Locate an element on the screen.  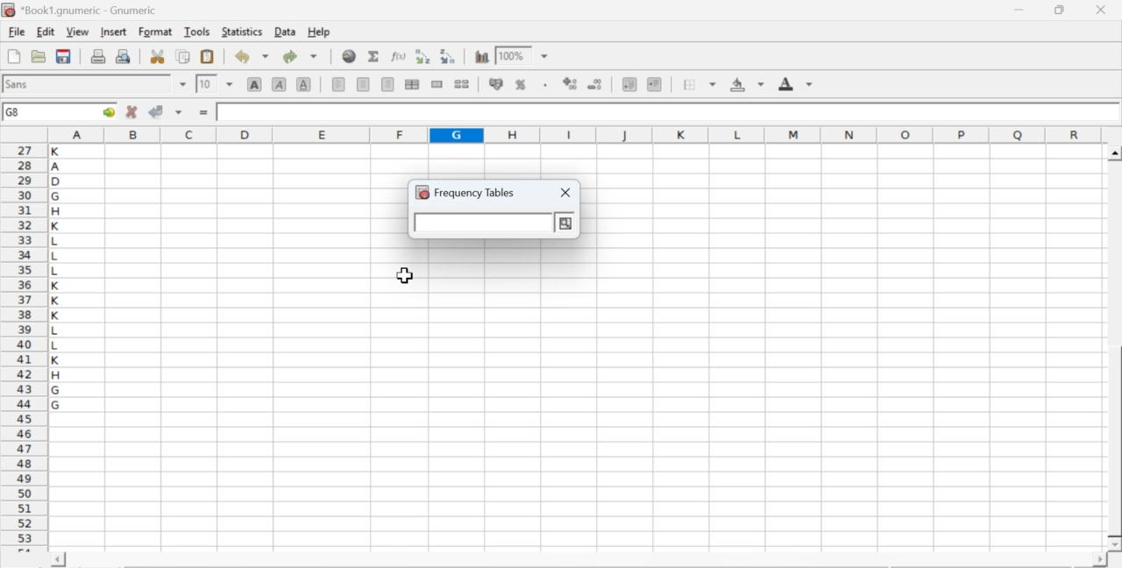
cut is located at coordinates (157, 56).